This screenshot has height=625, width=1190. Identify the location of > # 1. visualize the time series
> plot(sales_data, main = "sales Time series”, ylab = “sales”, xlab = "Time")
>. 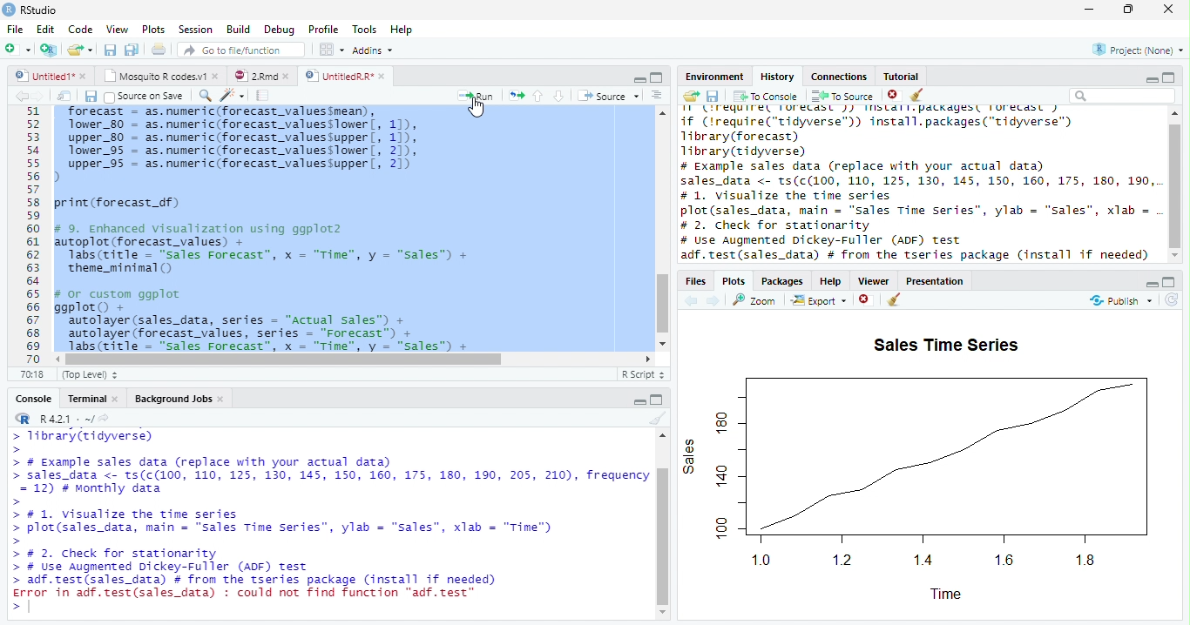
(291, 528).